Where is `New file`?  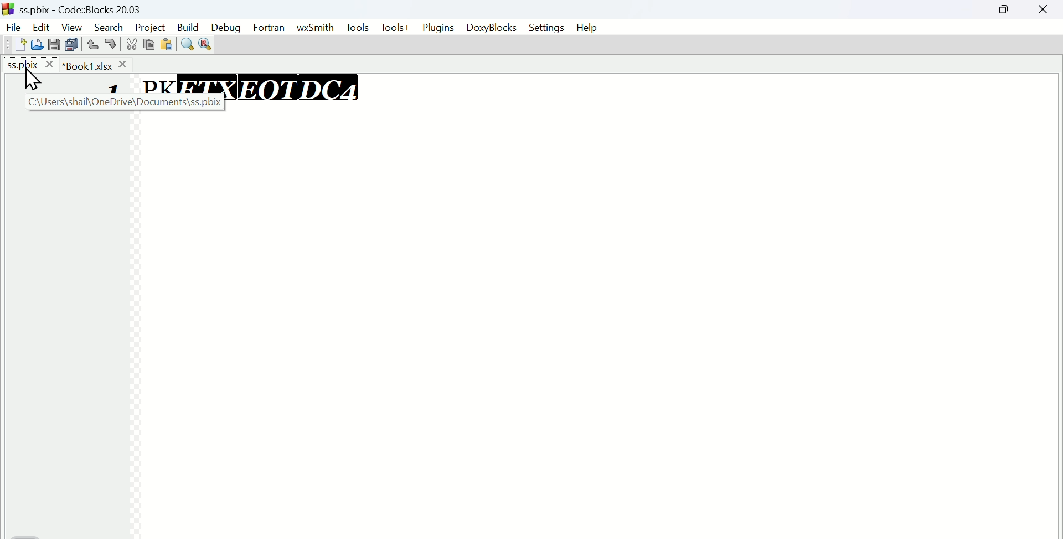 New file is located at coordinates (17, 44).